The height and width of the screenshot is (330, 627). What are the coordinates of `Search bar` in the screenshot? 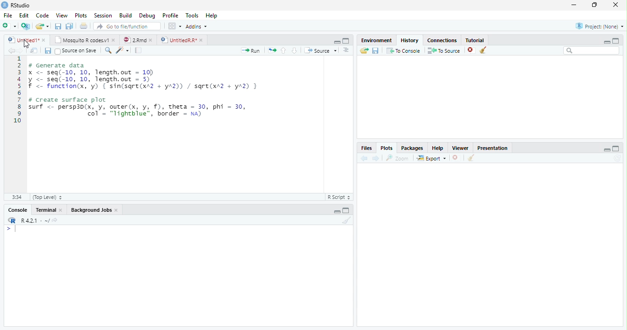 It's located at (591, 50).